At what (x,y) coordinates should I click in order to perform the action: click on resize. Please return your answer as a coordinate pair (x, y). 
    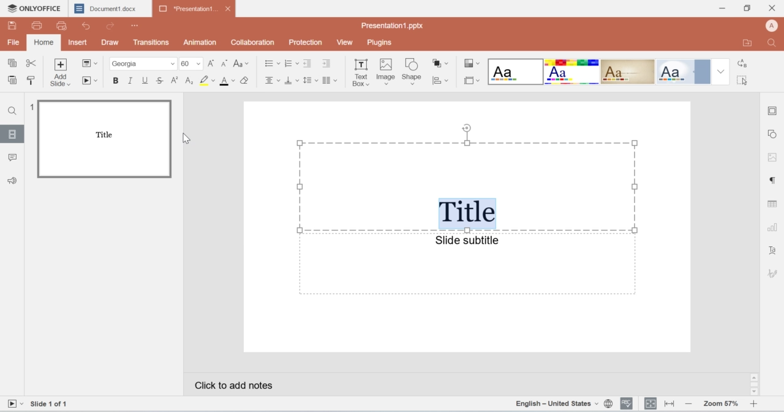
    Looking at the image, I should click on (668, 405).